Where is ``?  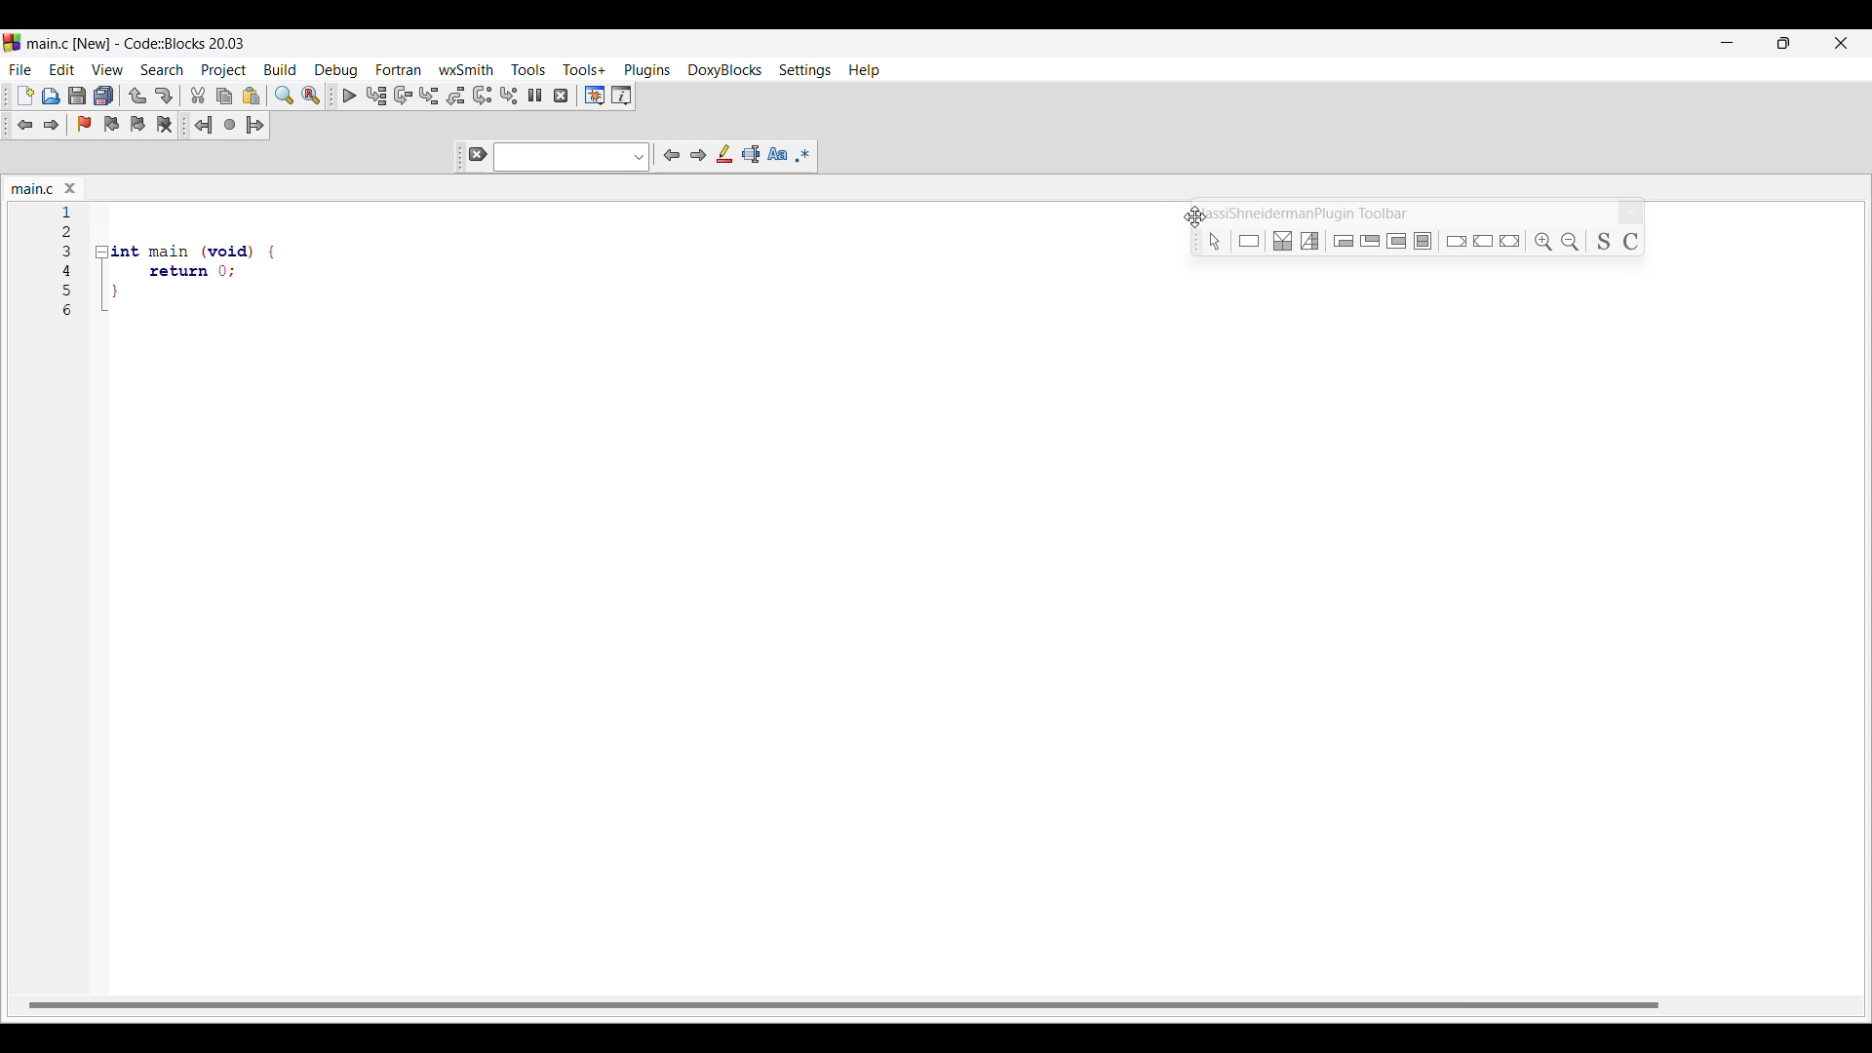
 is located at coordinates (67, 232).